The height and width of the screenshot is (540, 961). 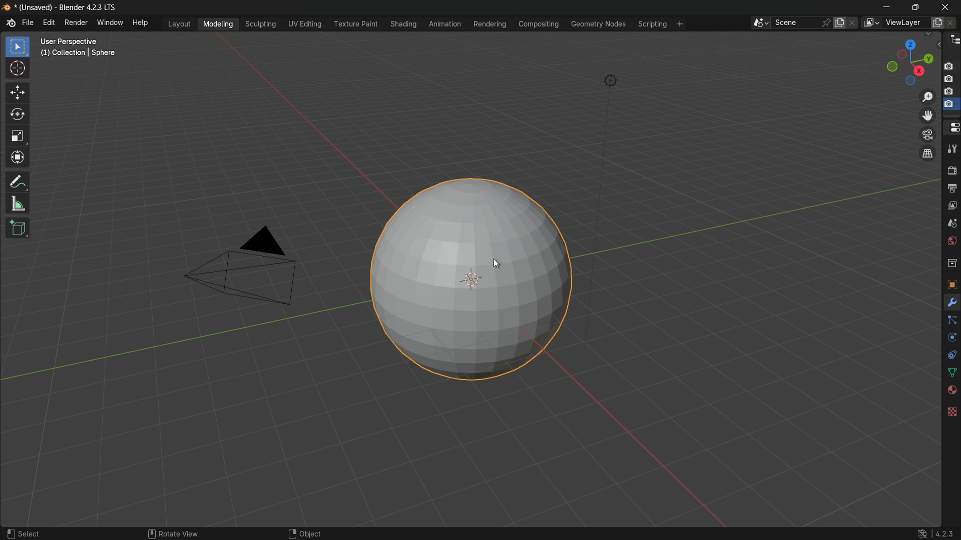 I want to click on camera, so click(x=242, y=267).